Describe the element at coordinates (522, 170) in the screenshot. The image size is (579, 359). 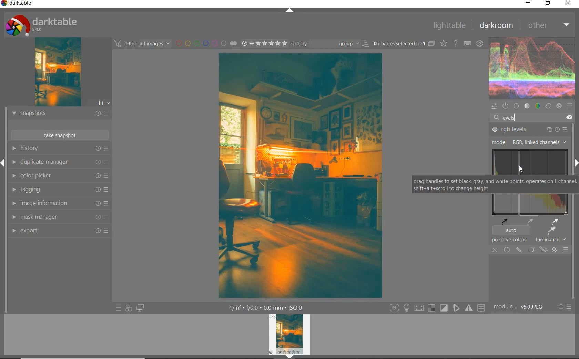
I see `cursor position` at that location.